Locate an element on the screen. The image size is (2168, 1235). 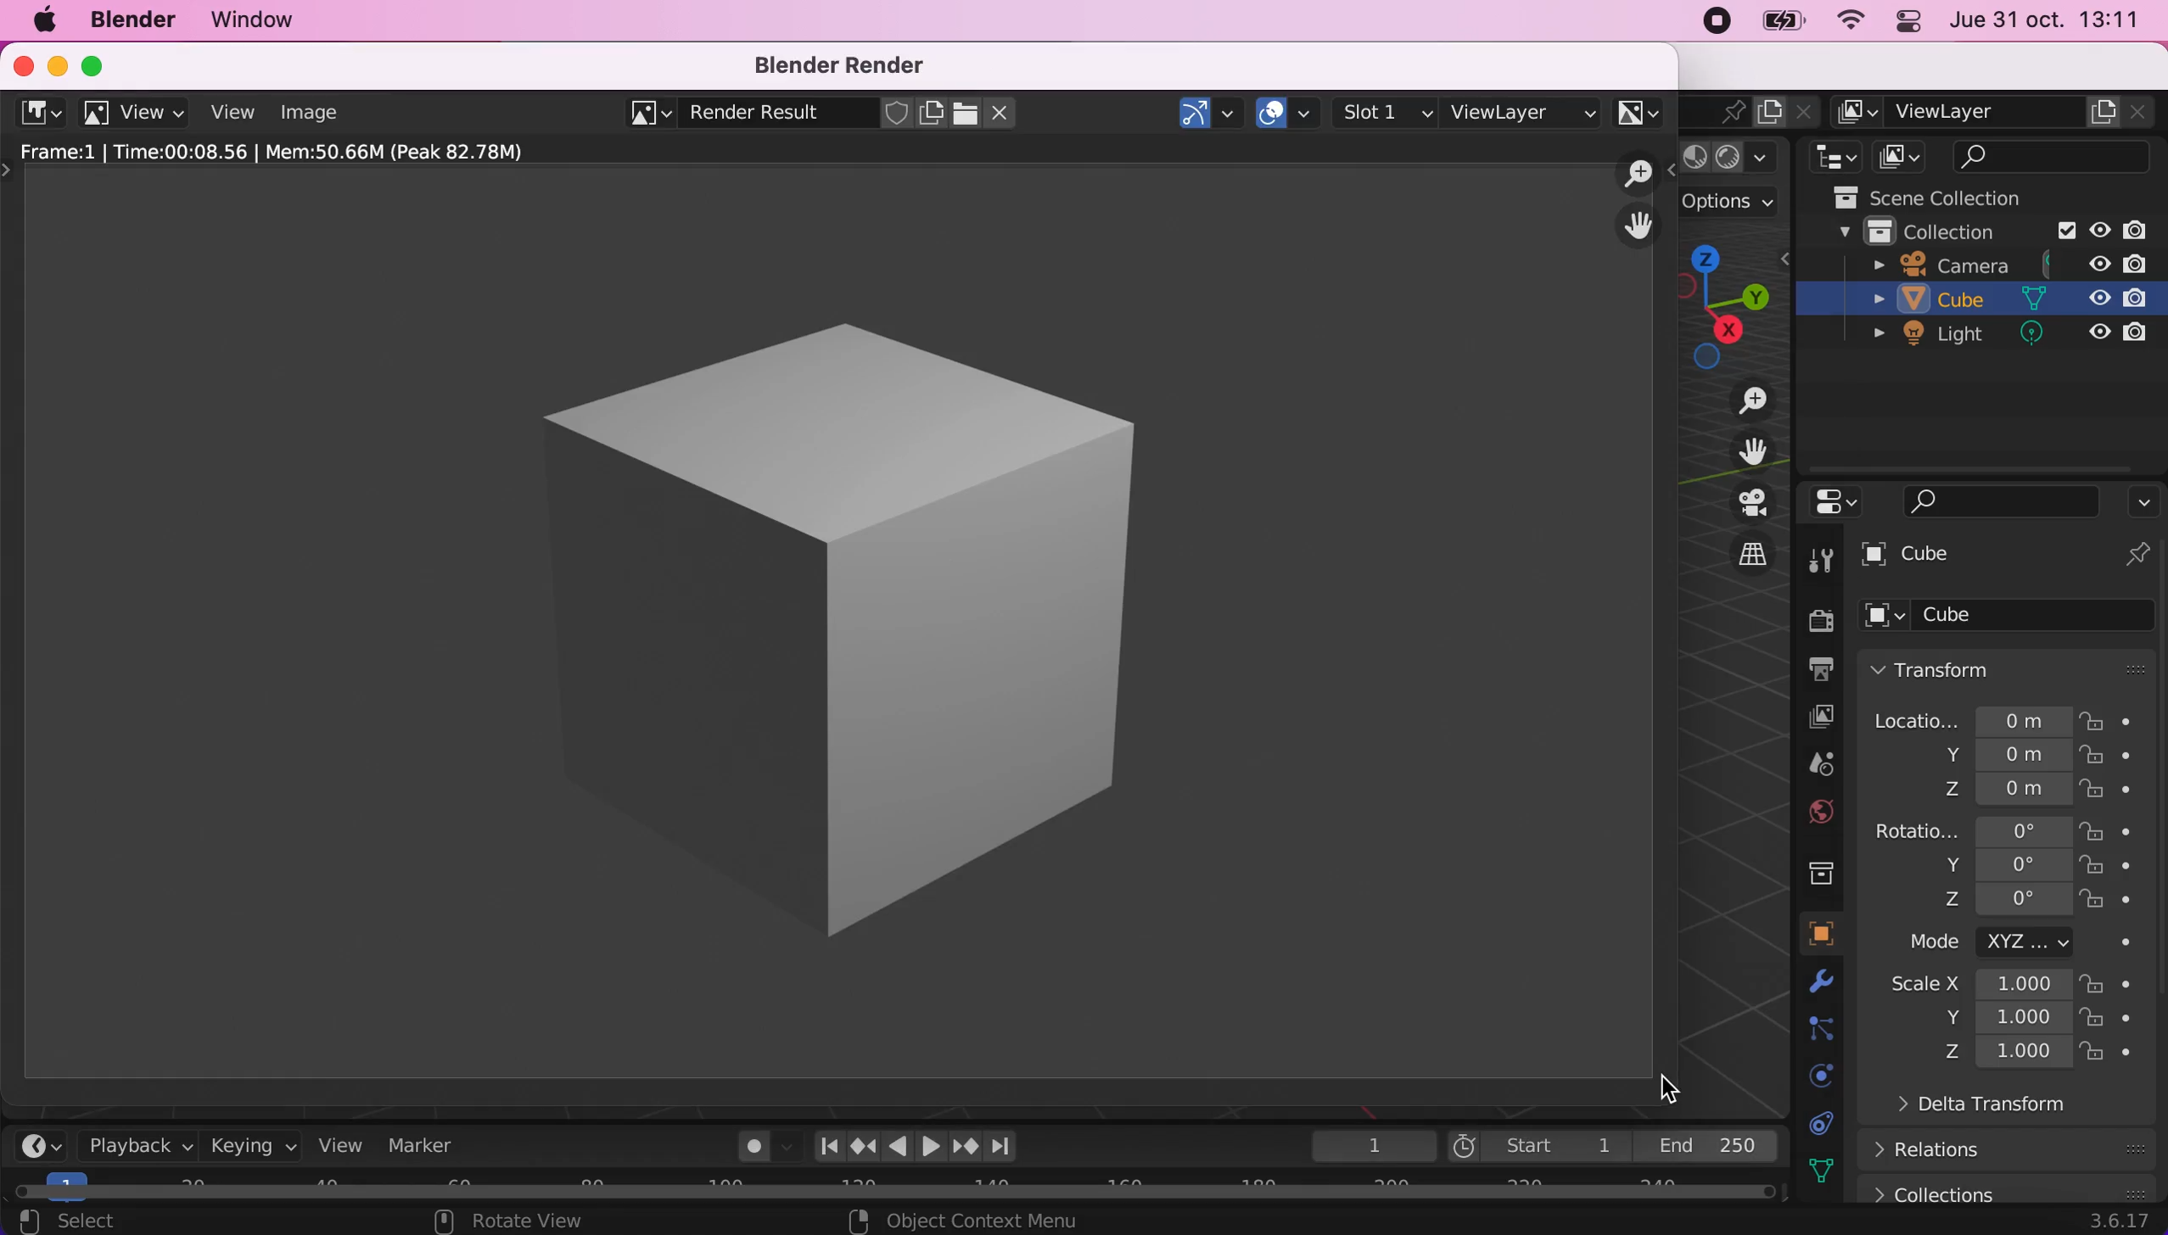
collection is located at coordinates (1977, 230).